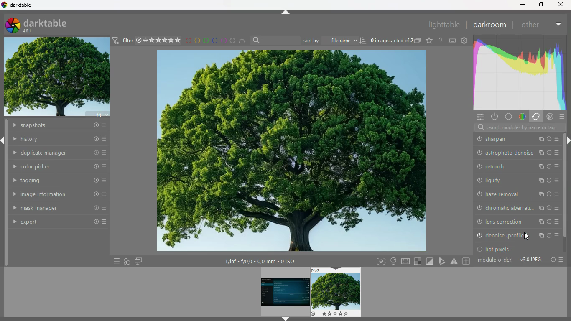  I want to click on correct, so click(520, 71).